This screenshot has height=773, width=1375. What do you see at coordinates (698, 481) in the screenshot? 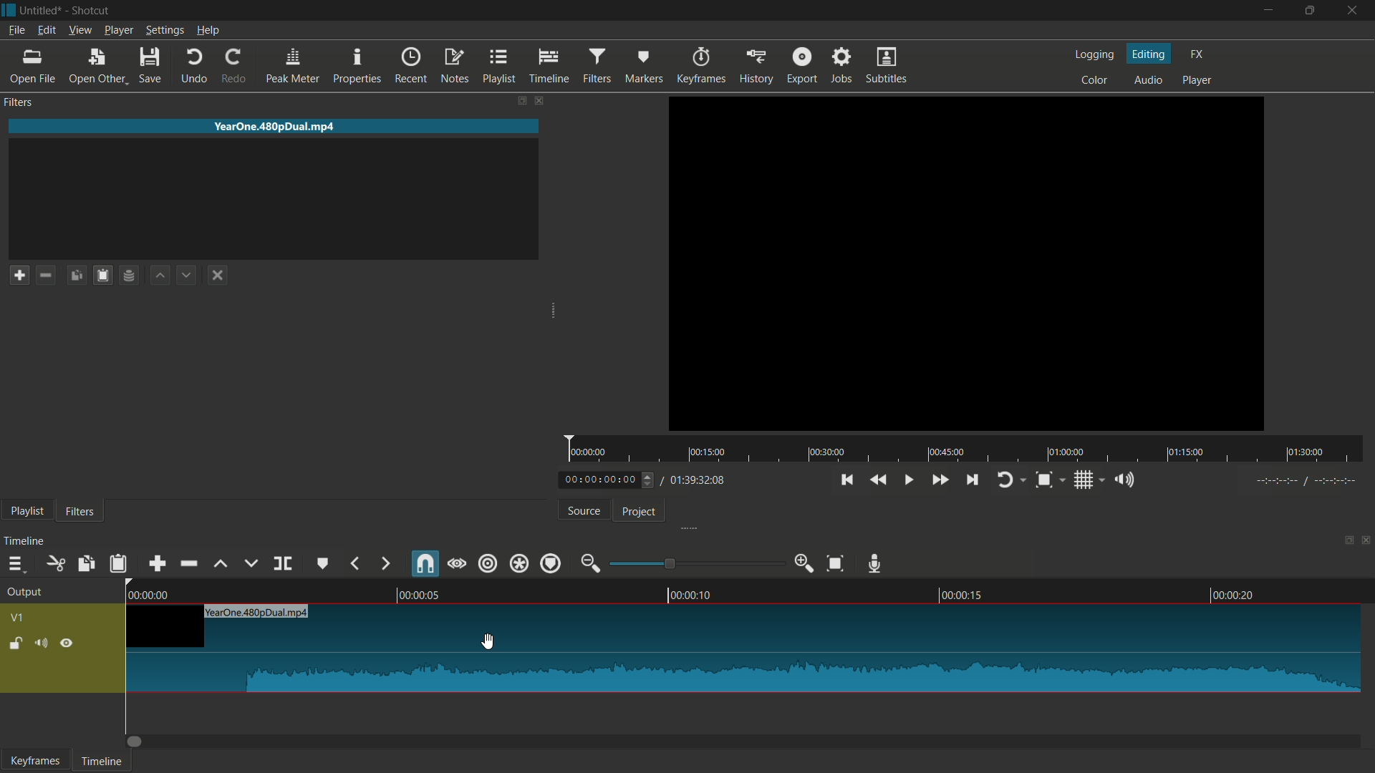
I see `total time` at bounding box center [698, 481].